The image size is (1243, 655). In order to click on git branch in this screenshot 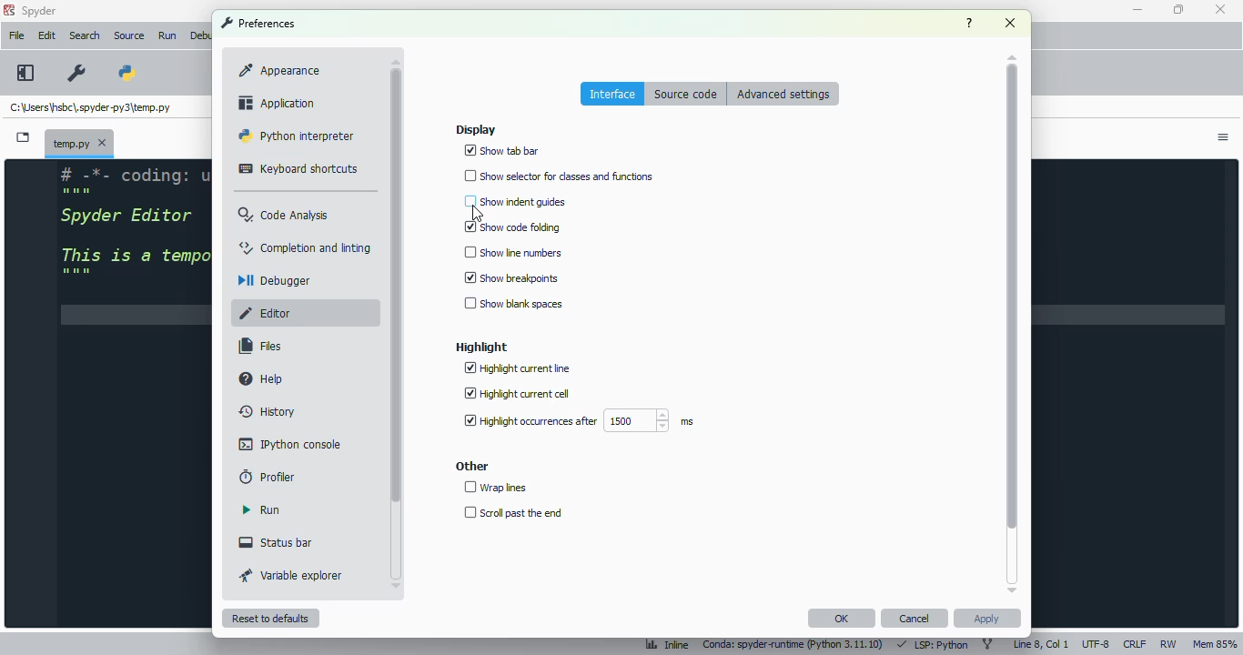, I will do `click(988, 646)`.